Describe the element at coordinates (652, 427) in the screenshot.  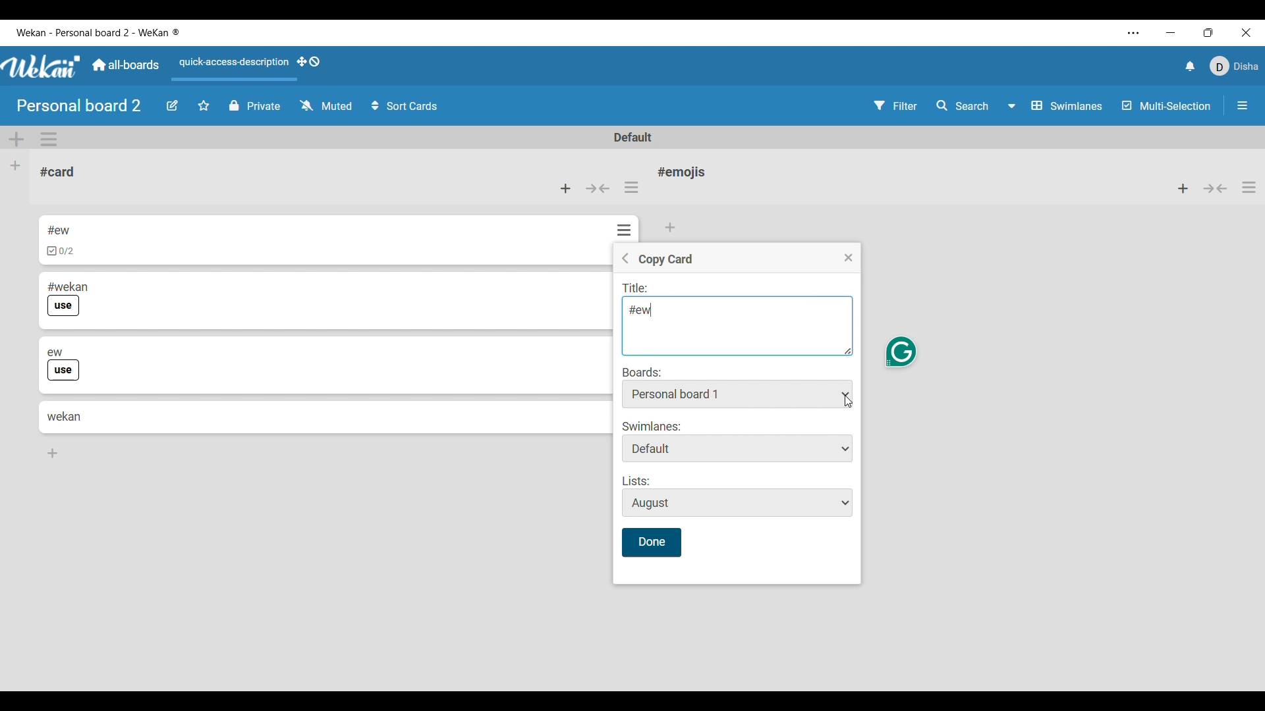
I see `Indicates swimlanes` at that location.